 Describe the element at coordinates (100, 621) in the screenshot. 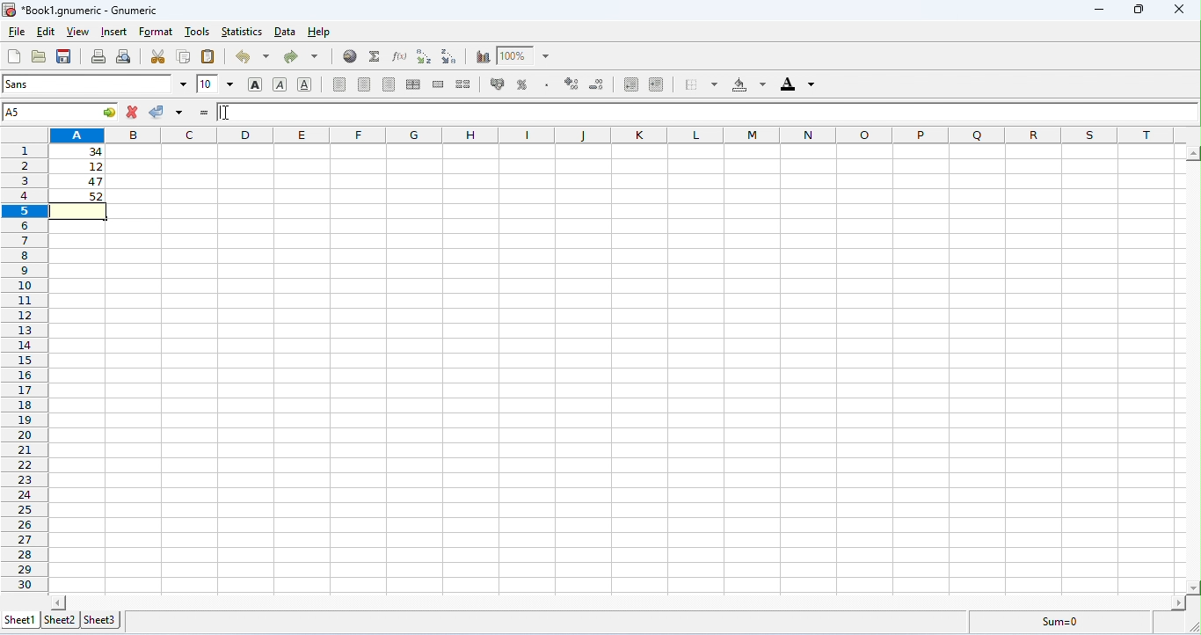

I see `sheet3` at that location.